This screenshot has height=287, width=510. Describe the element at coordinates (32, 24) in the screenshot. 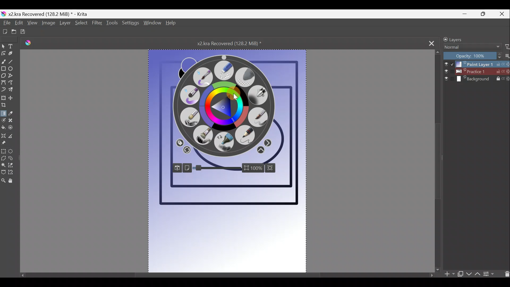

I see `View` at that location.